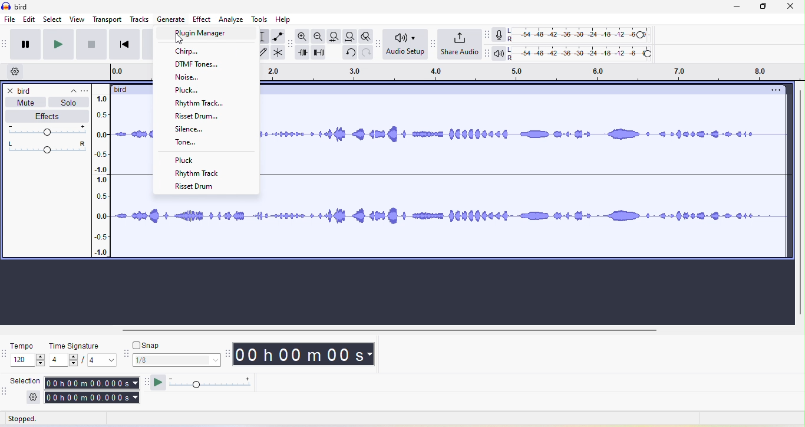 This screenshot has width=805, height=427. Describe the element at coordinates (78, 21) in the screenshot. I see `view` at that location.